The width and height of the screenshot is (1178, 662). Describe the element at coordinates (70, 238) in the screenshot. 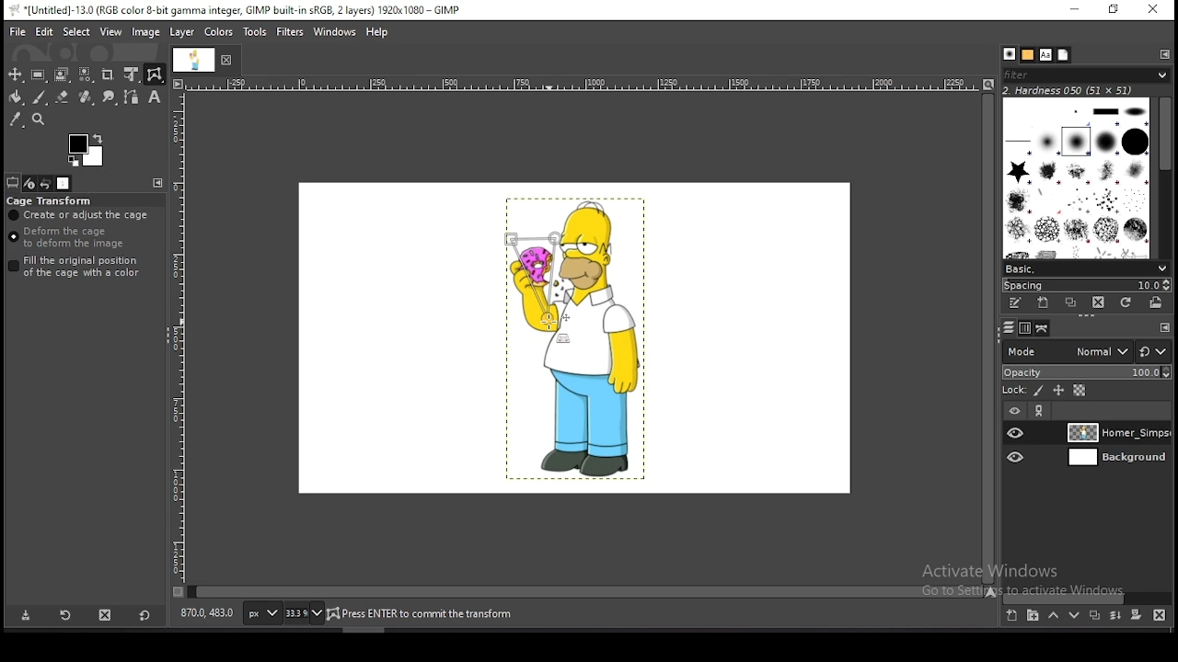

I see `deform the cage to deform the image` at that location.